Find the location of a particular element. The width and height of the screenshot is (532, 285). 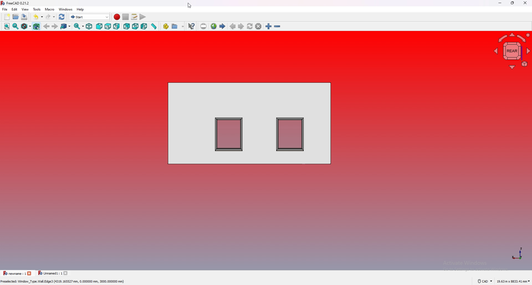

tools is located at coordinates (37, 9).